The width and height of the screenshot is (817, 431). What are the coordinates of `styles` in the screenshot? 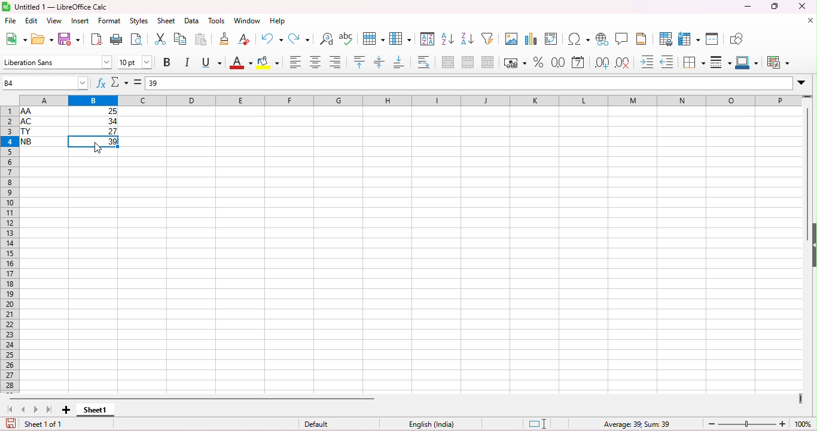 It's located at (141, 22).